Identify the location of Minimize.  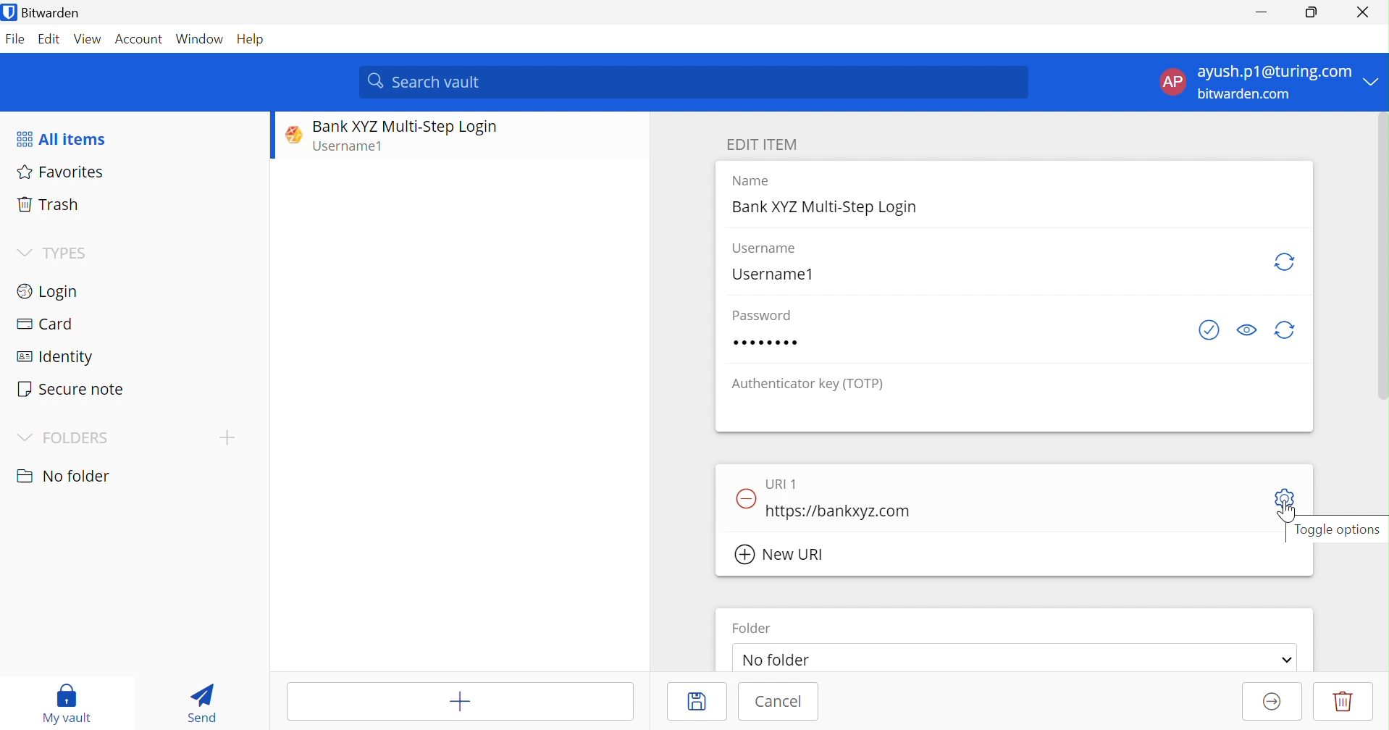
(1259, 14).